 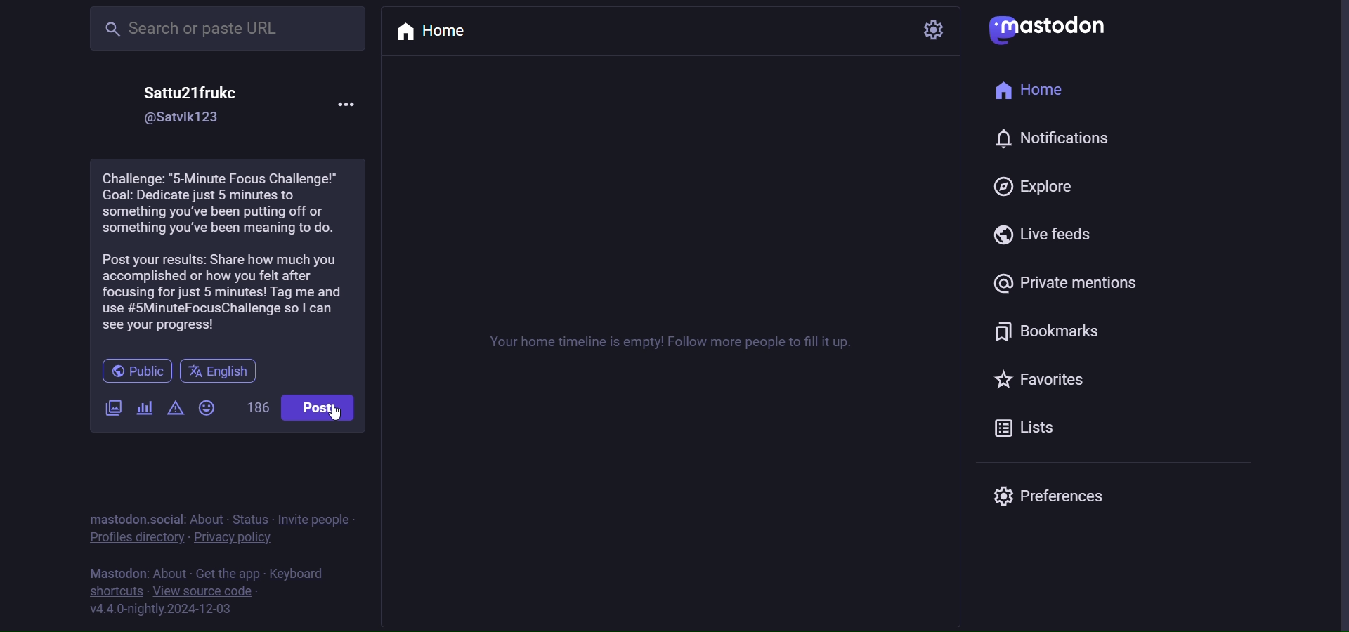 I want to click on about, so click(x=173, y=572).